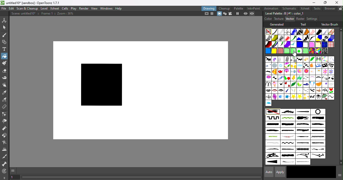 Image resolution: width=343 pixels, height=180 pixels. I want to click on flow4, so click(324, 72).